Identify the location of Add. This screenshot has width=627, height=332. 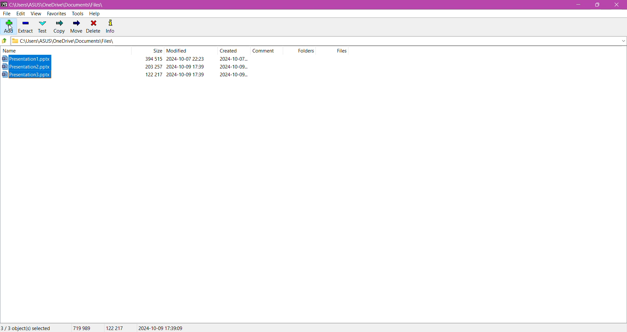
(8, 24).